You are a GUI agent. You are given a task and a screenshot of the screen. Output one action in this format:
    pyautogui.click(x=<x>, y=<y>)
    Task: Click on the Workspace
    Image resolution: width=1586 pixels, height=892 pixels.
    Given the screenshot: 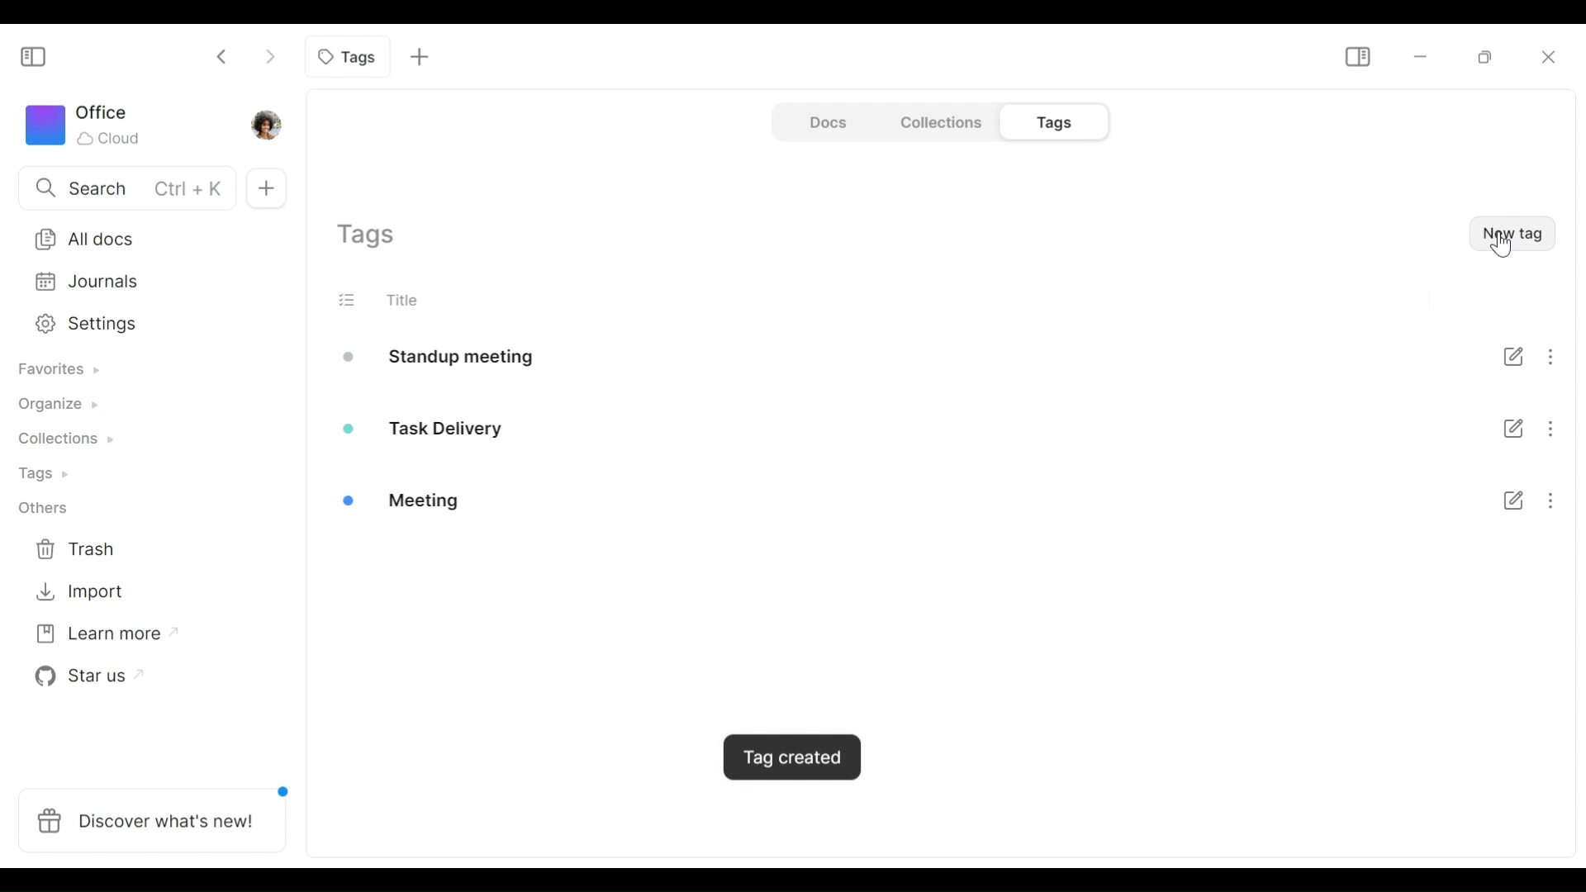 What is the action you would take?
    pyautogui.click(x=95, y=123)
    